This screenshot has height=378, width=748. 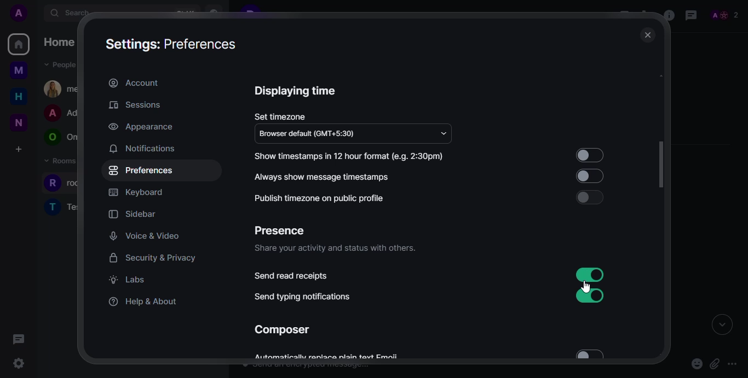 What do you see at coordinates (140, 127) in the screenshot?
I see `appearance` at bounding box center [140, 127].